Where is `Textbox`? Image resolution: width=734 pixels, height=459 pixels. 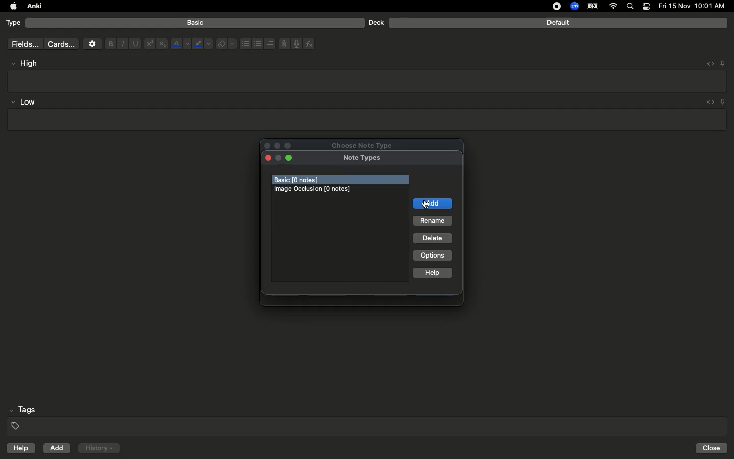 Textbox is located at coordinates (365, 120).